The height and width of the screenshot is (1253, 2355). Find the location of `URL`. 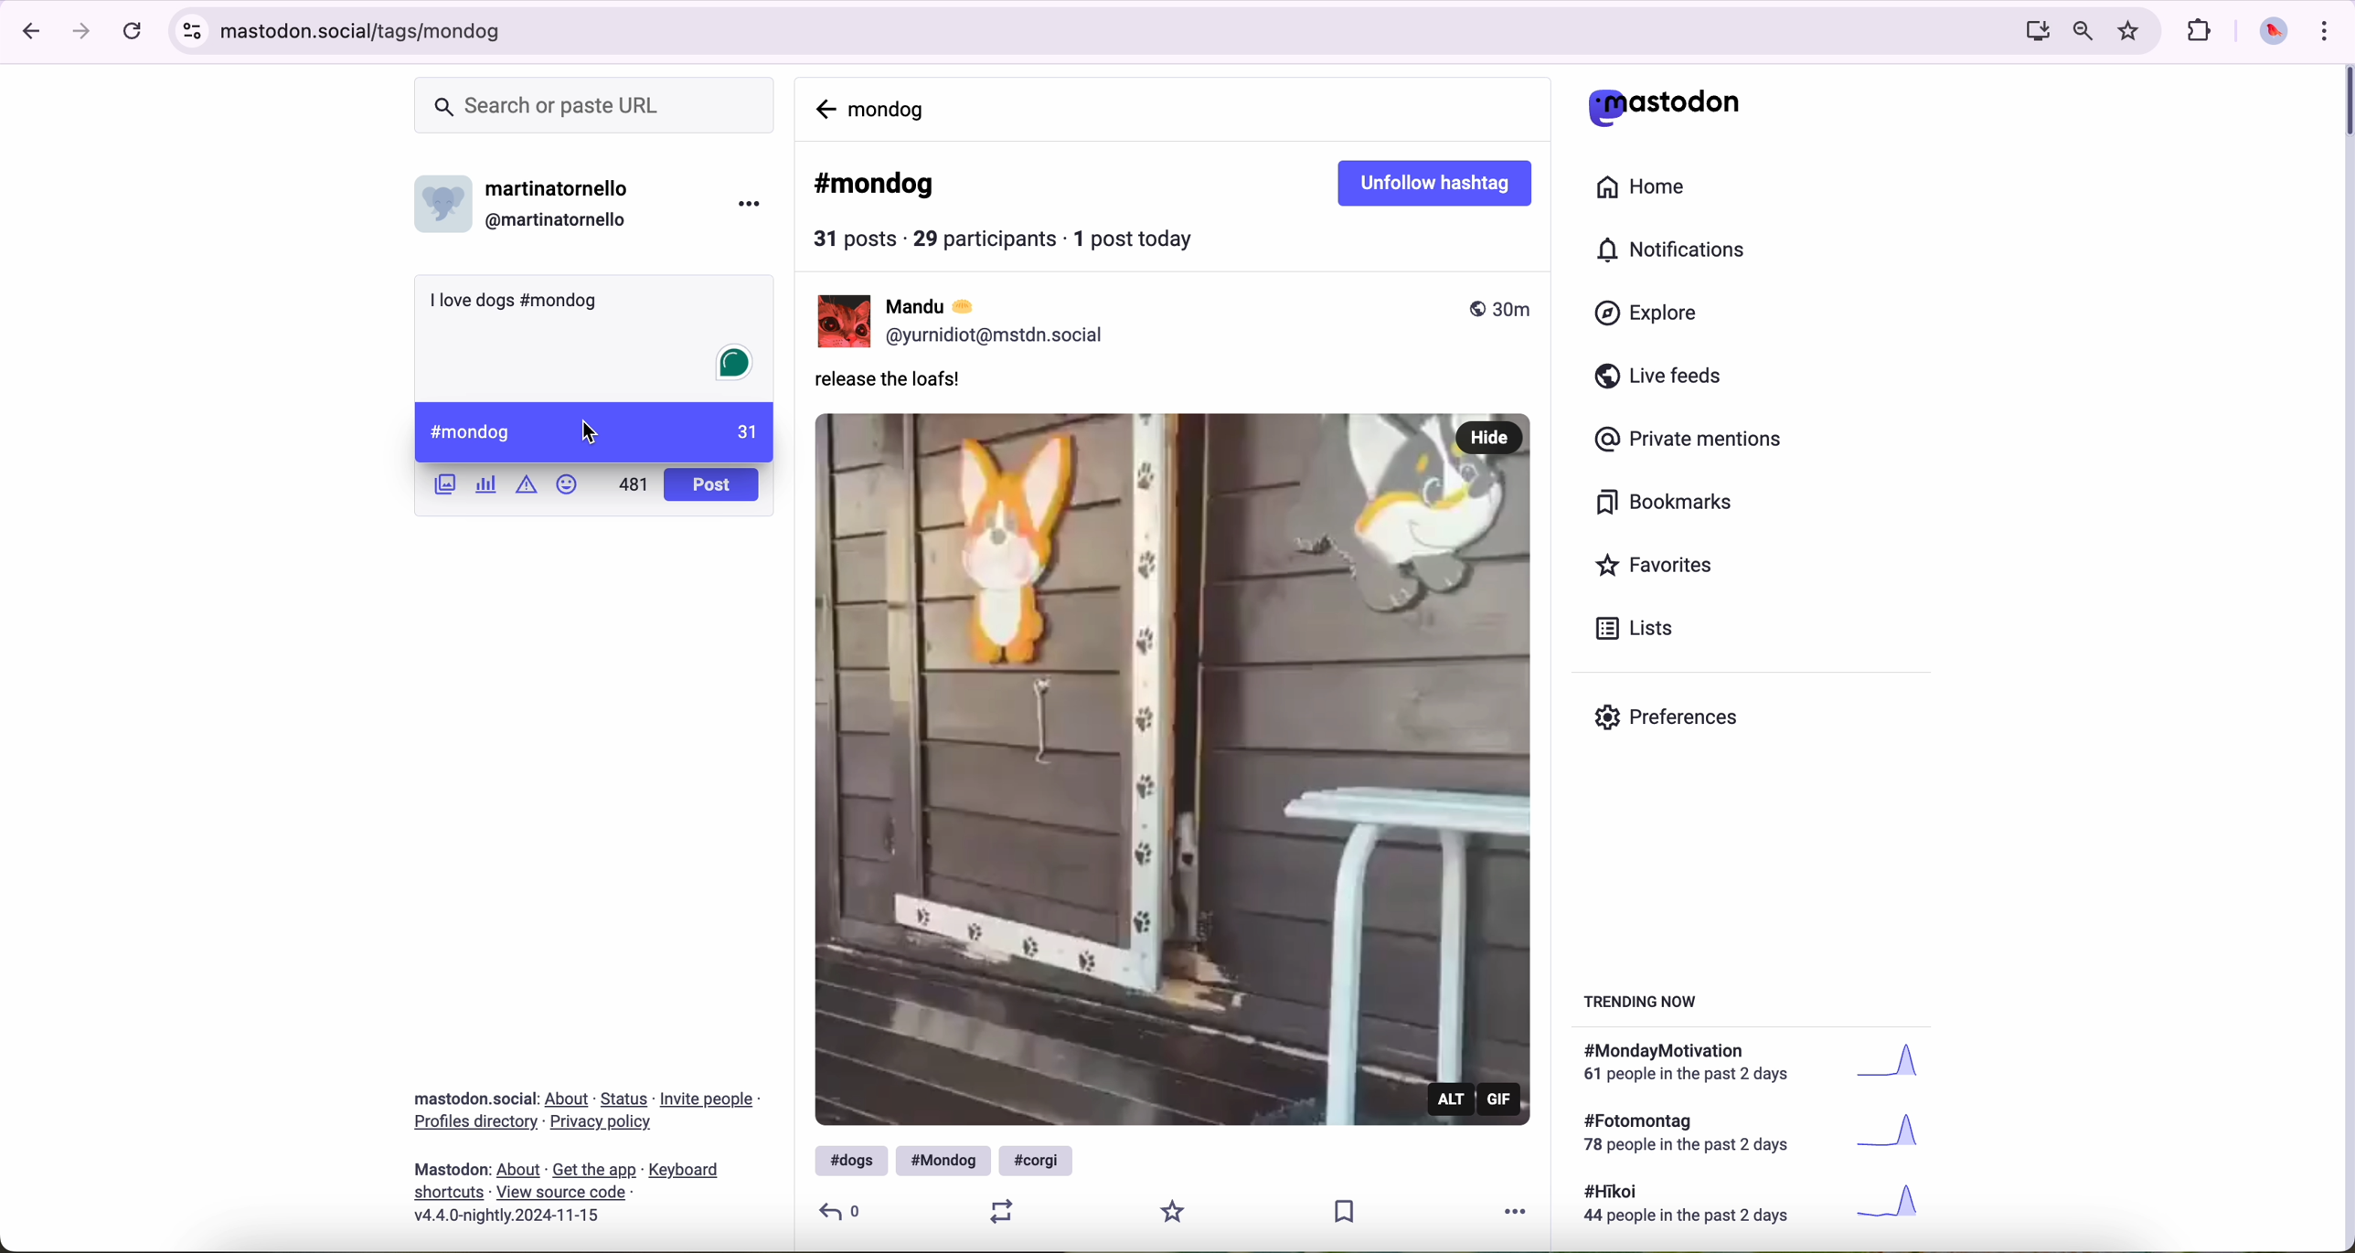

URL is located at coordinates (1083, 34).